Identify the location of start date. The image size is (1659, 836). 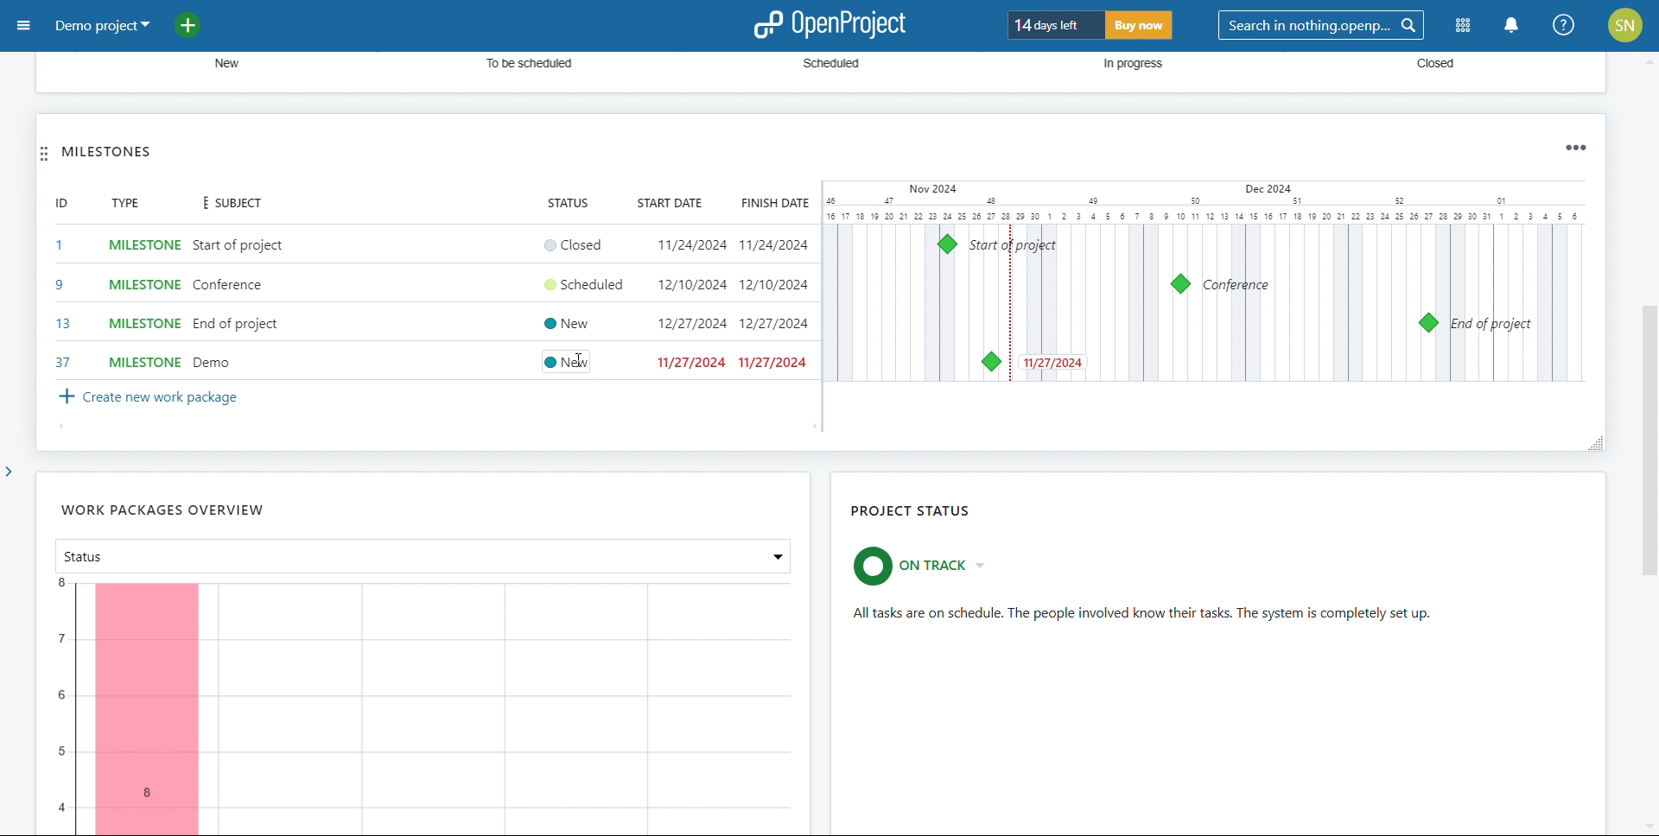
(667, 203).